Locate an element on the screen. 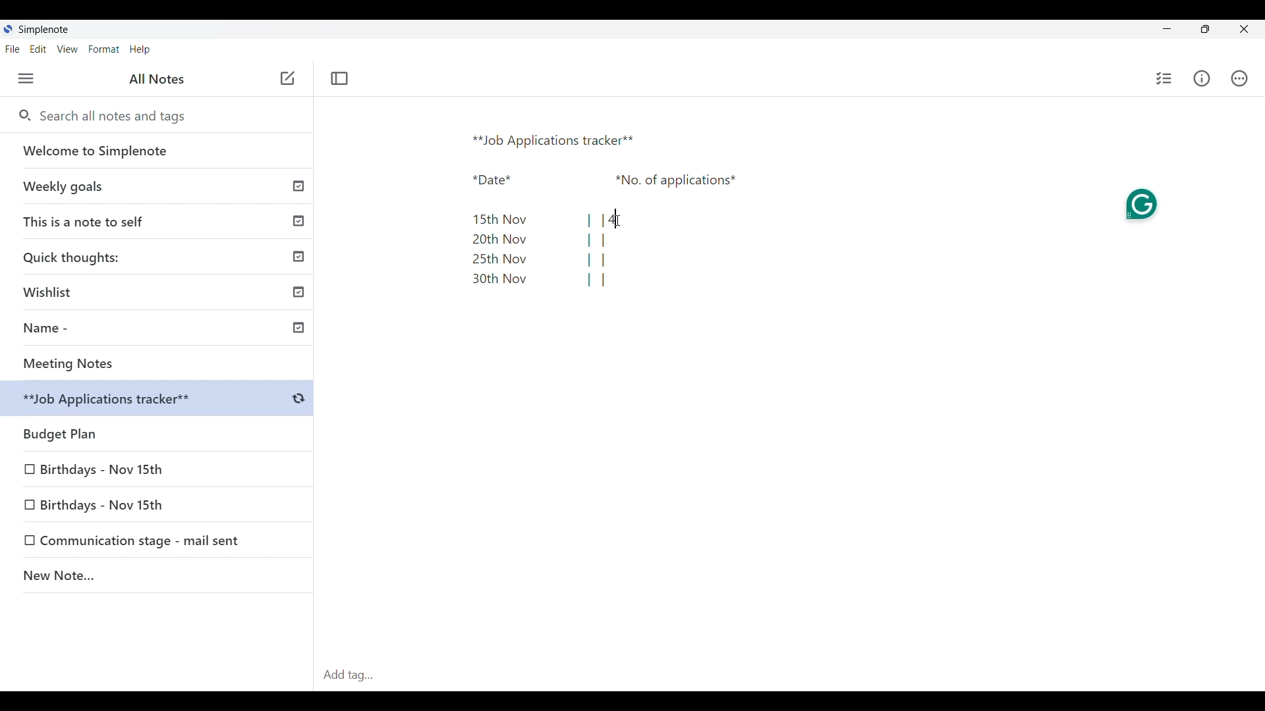 This screenshot has width=1265, height=711. Birthdays - Nov 15th is located at coordinates (103, 467).